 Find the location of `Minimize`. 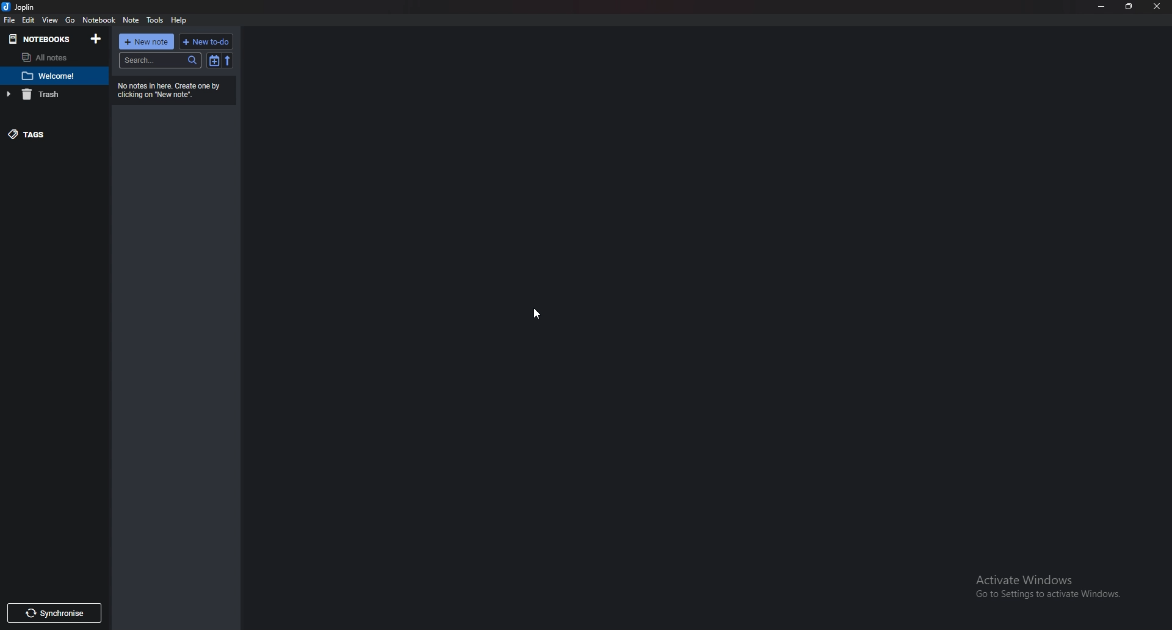

Minimize is located at coordinates (1101, 7).